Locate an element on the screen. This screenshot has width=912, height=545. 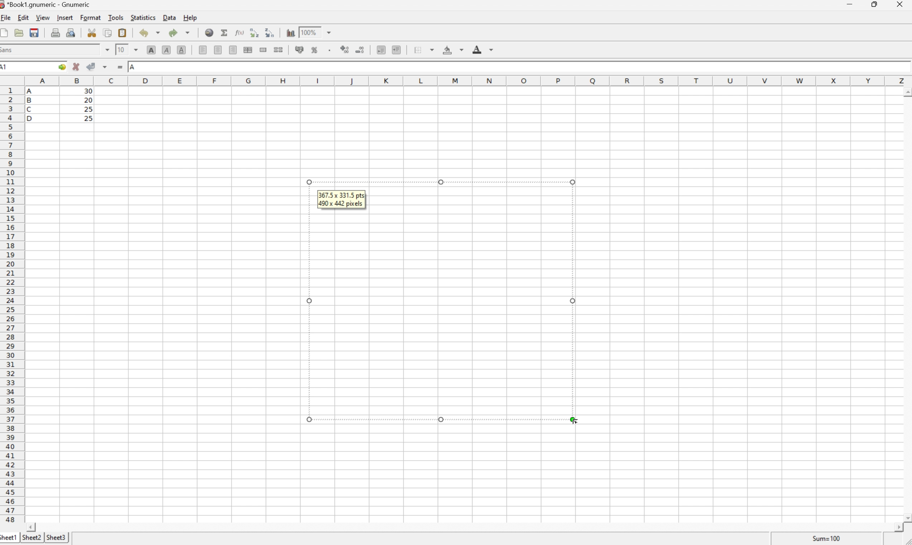
Underline is located at coordinates (181, 51).